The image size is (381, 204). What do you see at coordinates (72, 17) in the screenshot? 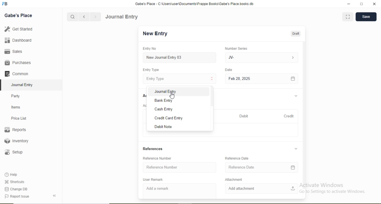
I see `Search` at bounding box center [72, 17].